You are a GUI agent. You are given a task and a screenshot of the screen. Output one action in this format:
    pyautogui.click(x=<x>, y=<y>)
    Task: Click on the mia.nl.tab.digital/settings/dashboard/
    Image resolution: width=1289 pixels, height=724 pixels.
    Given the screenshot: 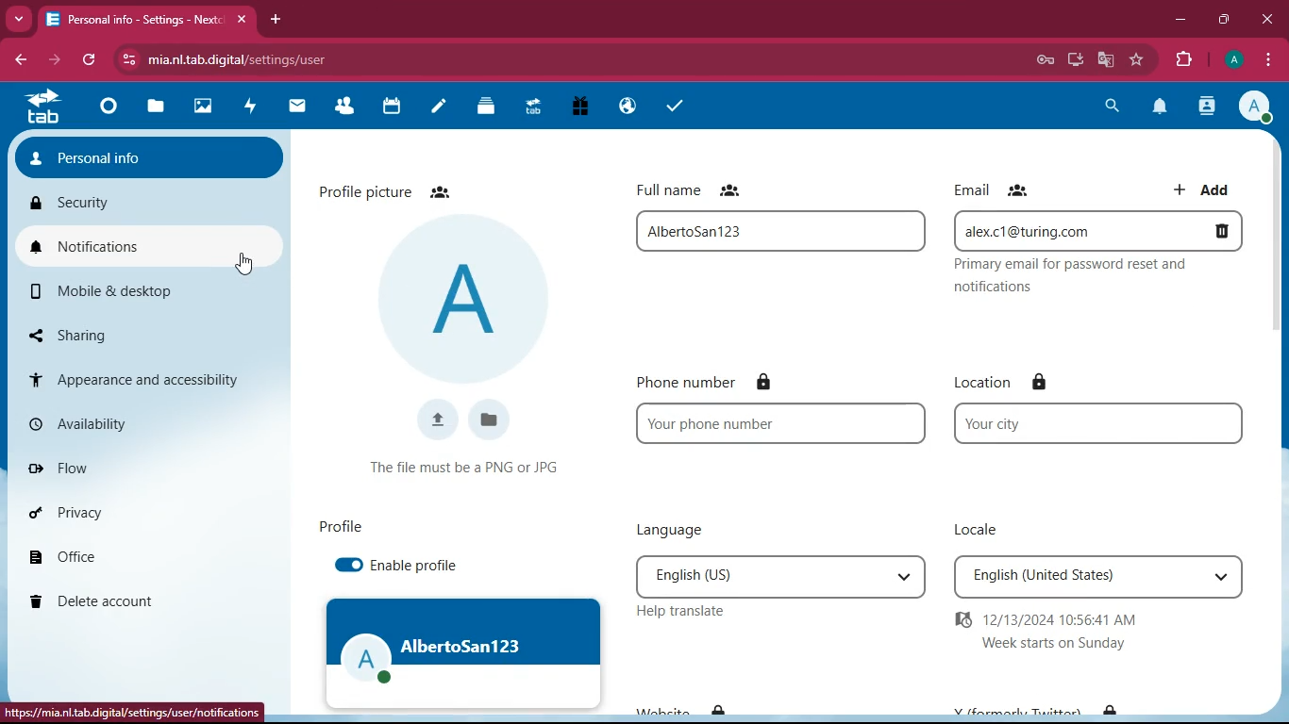 What is the action you would take?
    pyautogui.click(x=267, y=59)
    